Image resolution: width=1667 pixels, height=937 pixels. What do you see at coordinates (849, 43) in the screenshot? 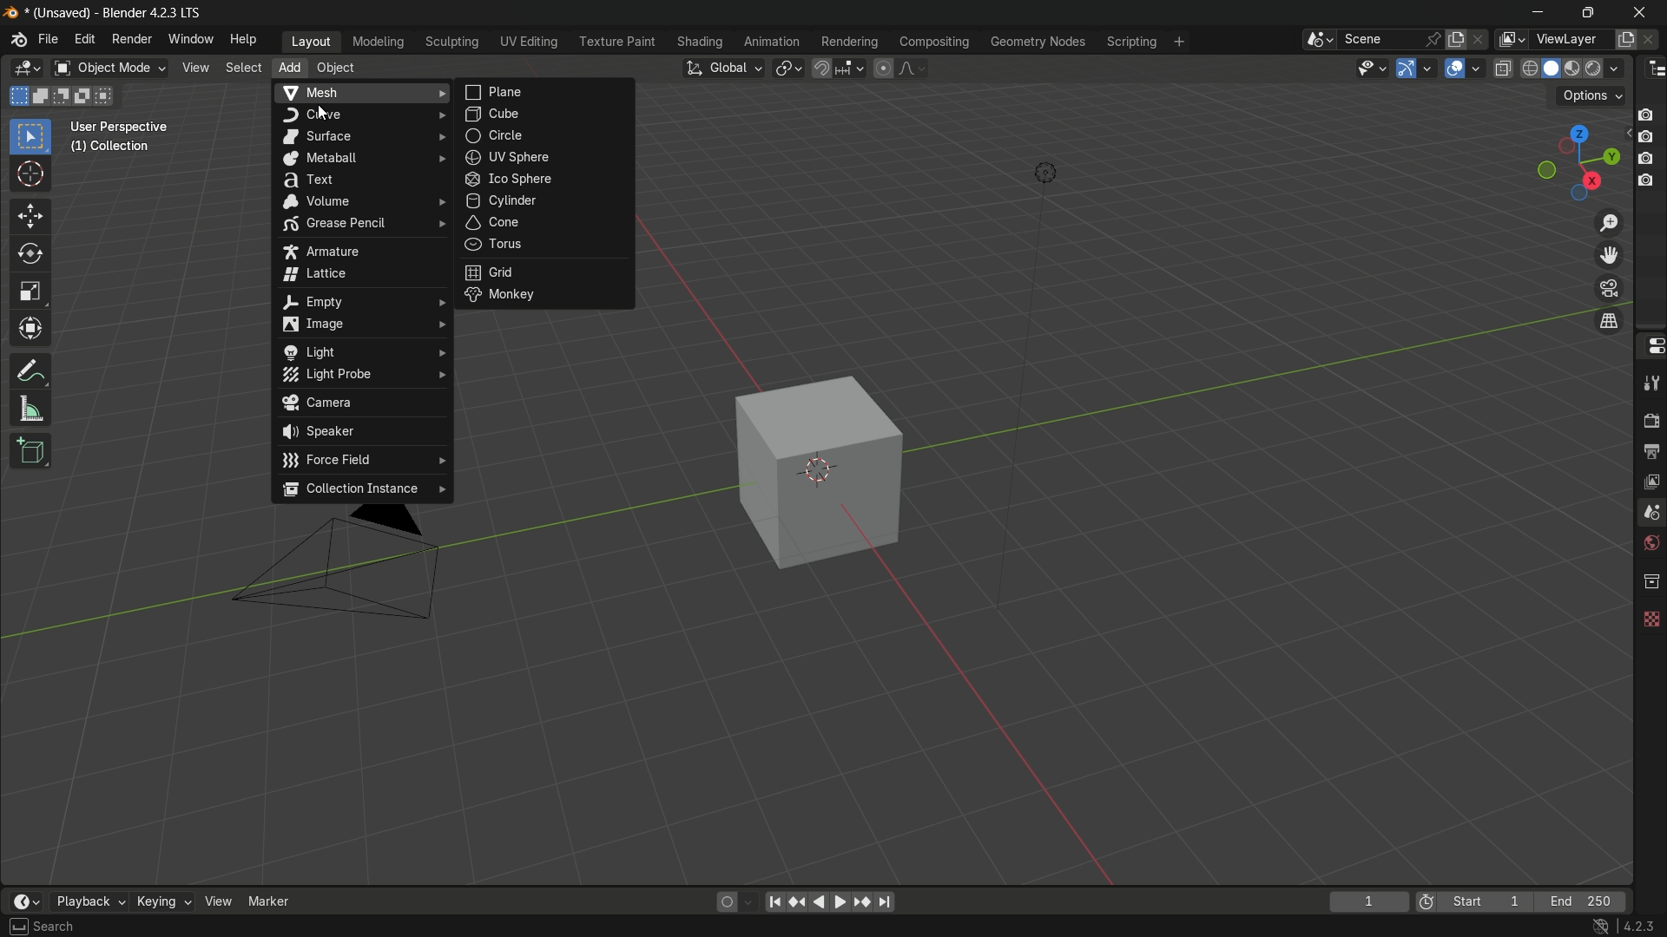
I see `rendering menu` at bounding box center [849, 43].